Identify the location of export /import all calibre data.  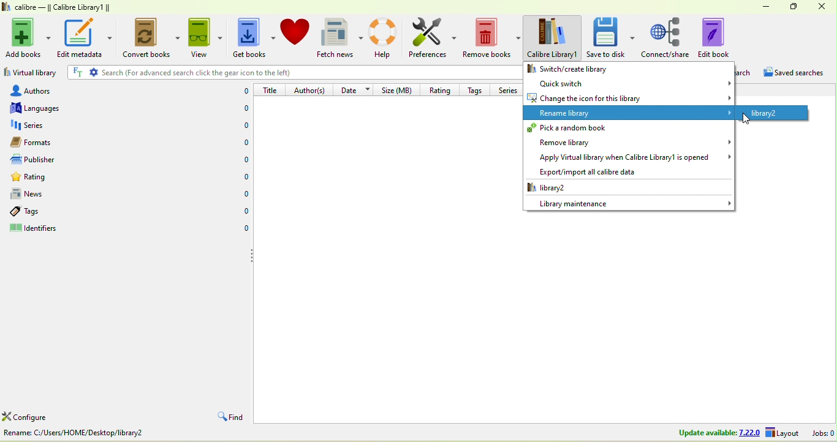
(583, 172).